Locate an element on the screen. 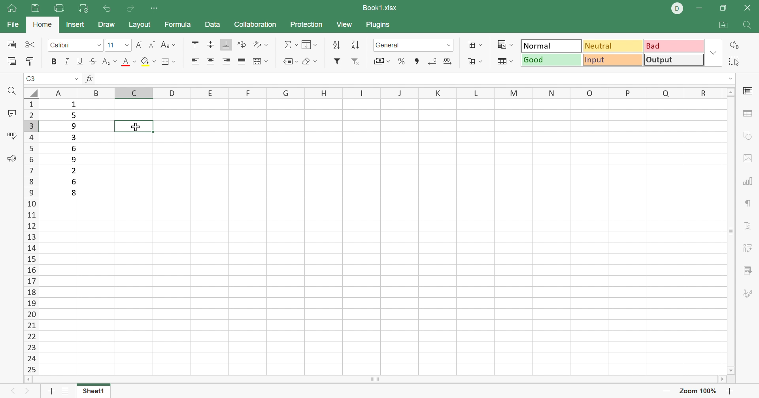  Align middle is located at coordinates (210, 44).